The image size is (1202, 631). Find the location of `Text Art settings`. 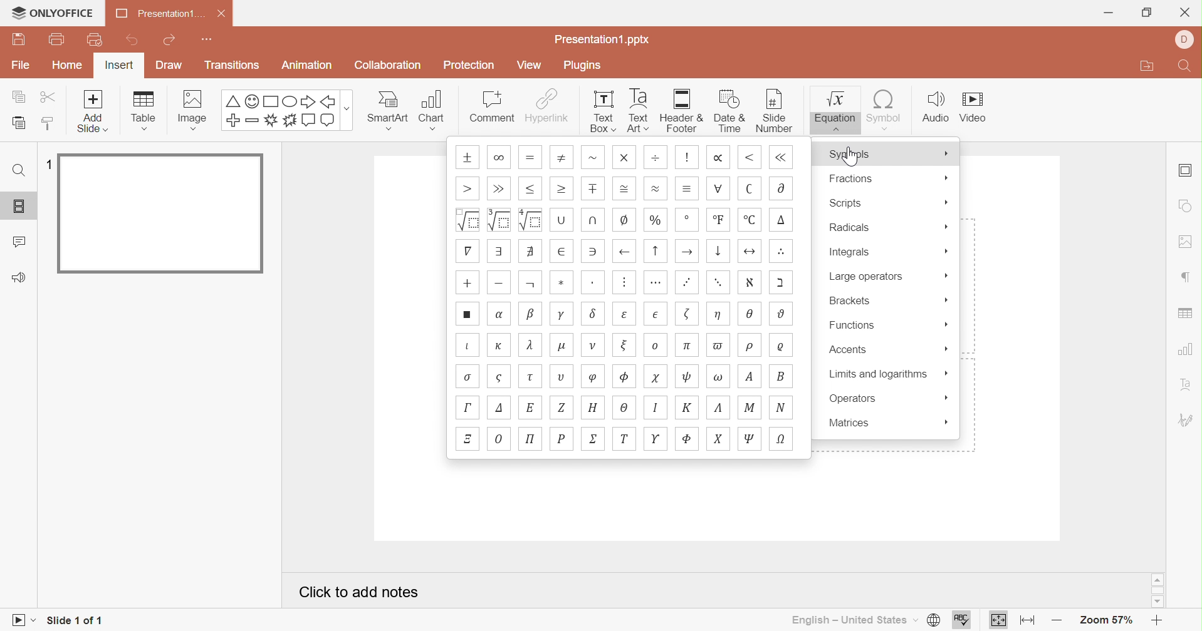

Text Art settings is located at coordinates (1186, 384).